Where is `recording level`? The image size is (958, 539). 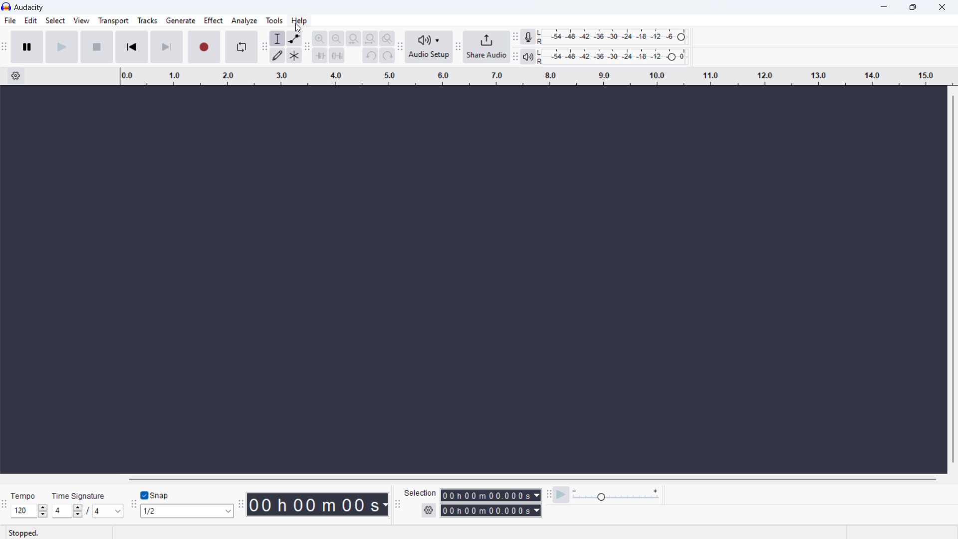 recording level is located at coordinates (611, 37).